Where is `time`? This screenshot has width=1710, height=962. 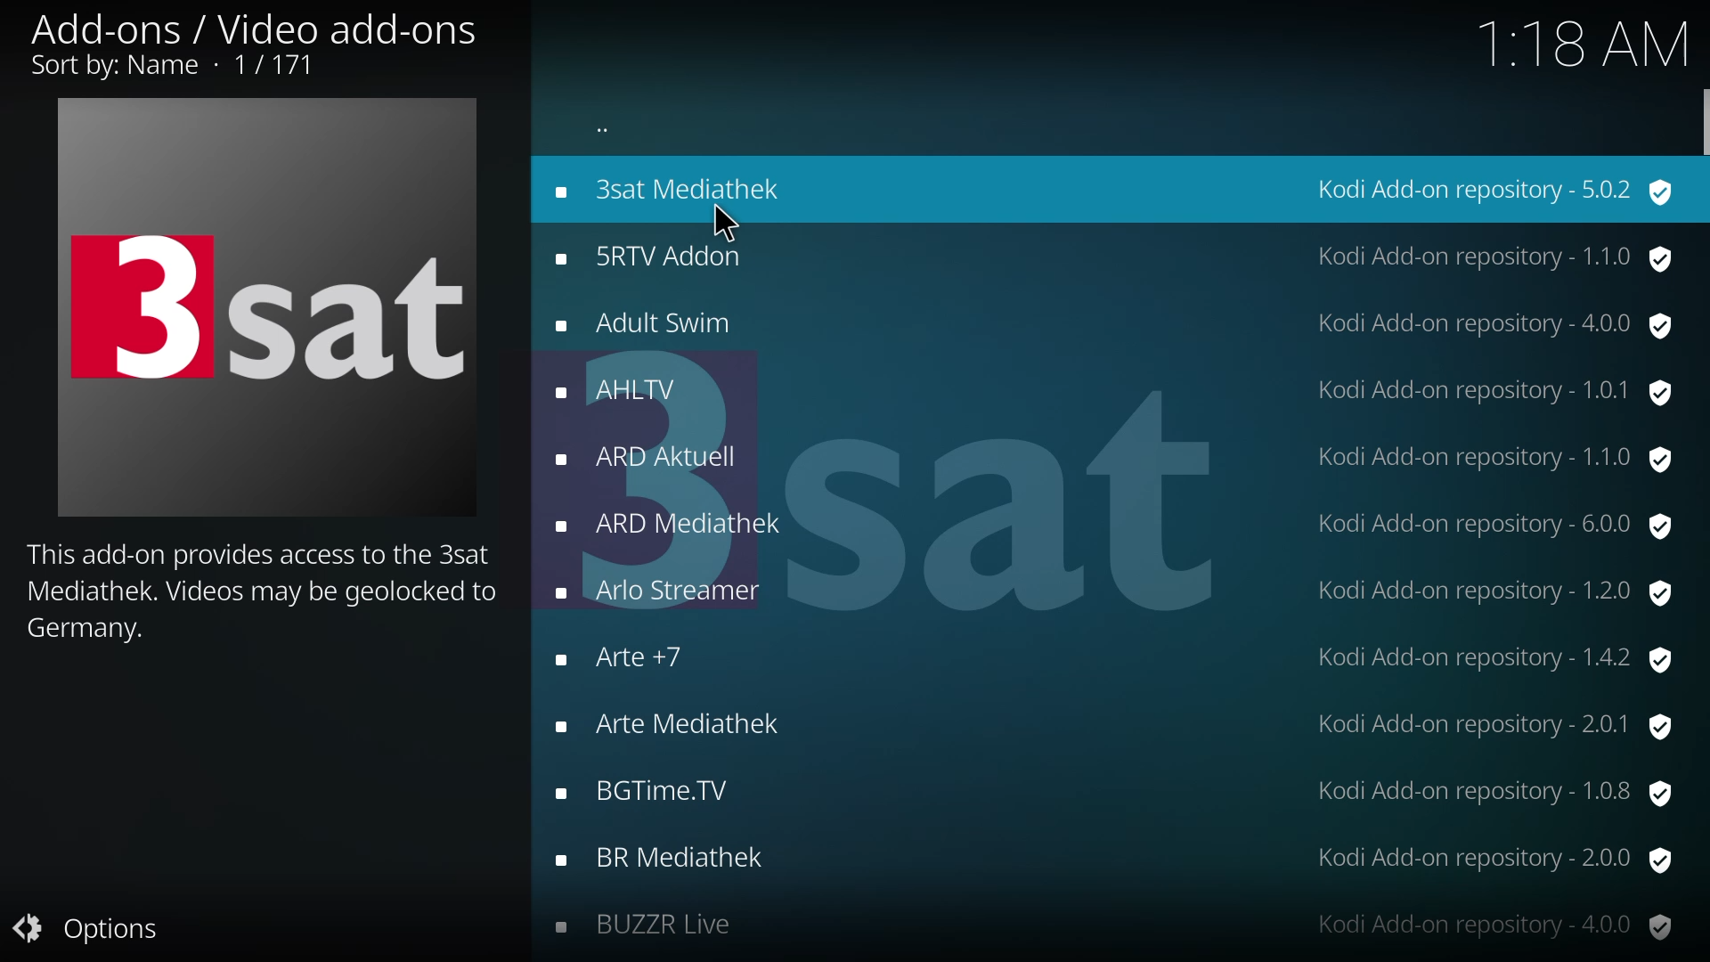
time is located at coordinates (1578, 44).